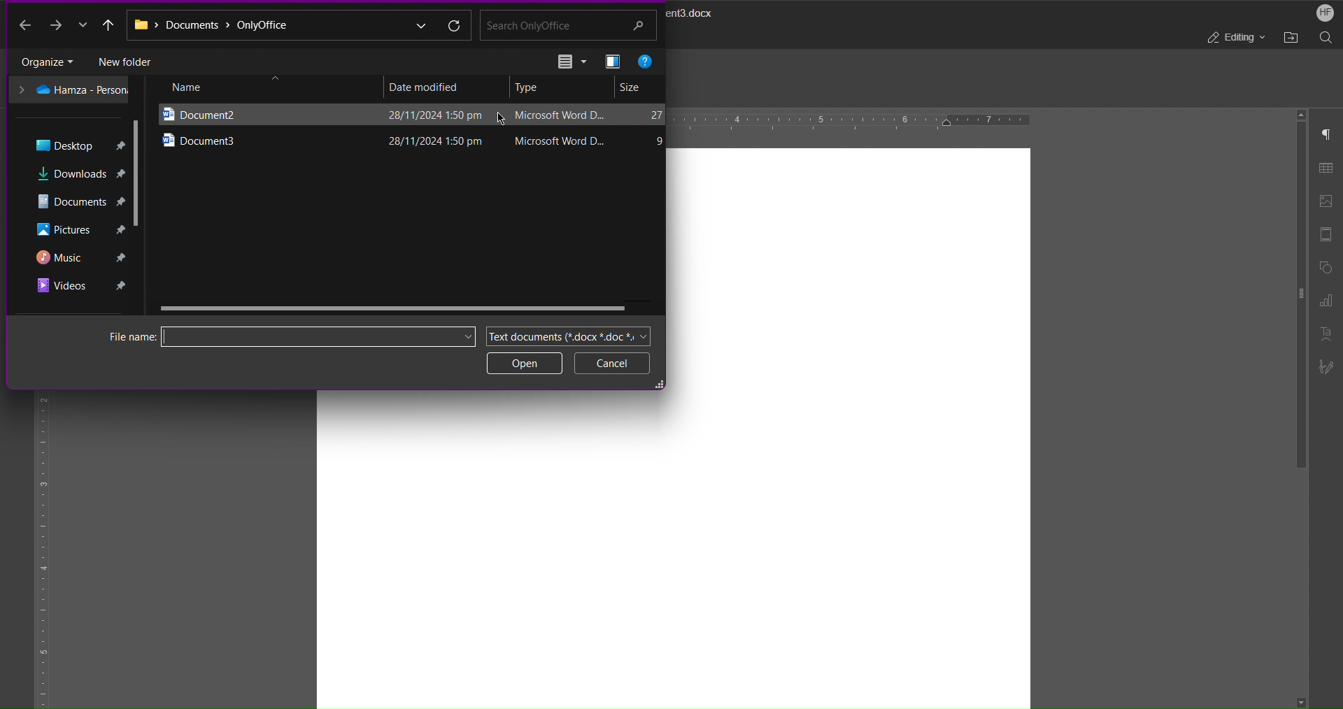 The height and width of the screenshot is (709, 1343). Describe the element at coordinates (1301, 698) in the screenshot. I see `Scroll down` at that location.